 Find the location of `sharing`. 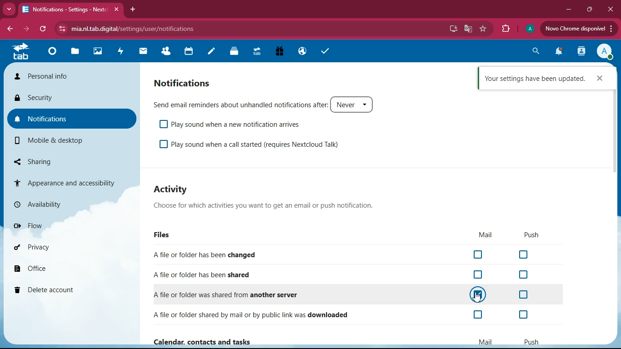

sharing is located at coordinates (60, 161).